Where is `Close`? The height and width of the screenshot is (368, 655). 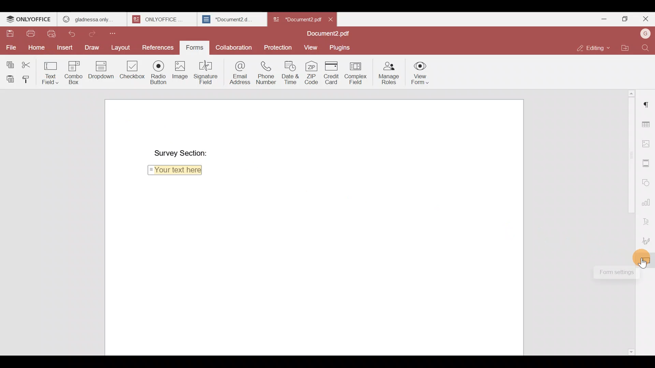 Close is located at coordinates (331, 19).